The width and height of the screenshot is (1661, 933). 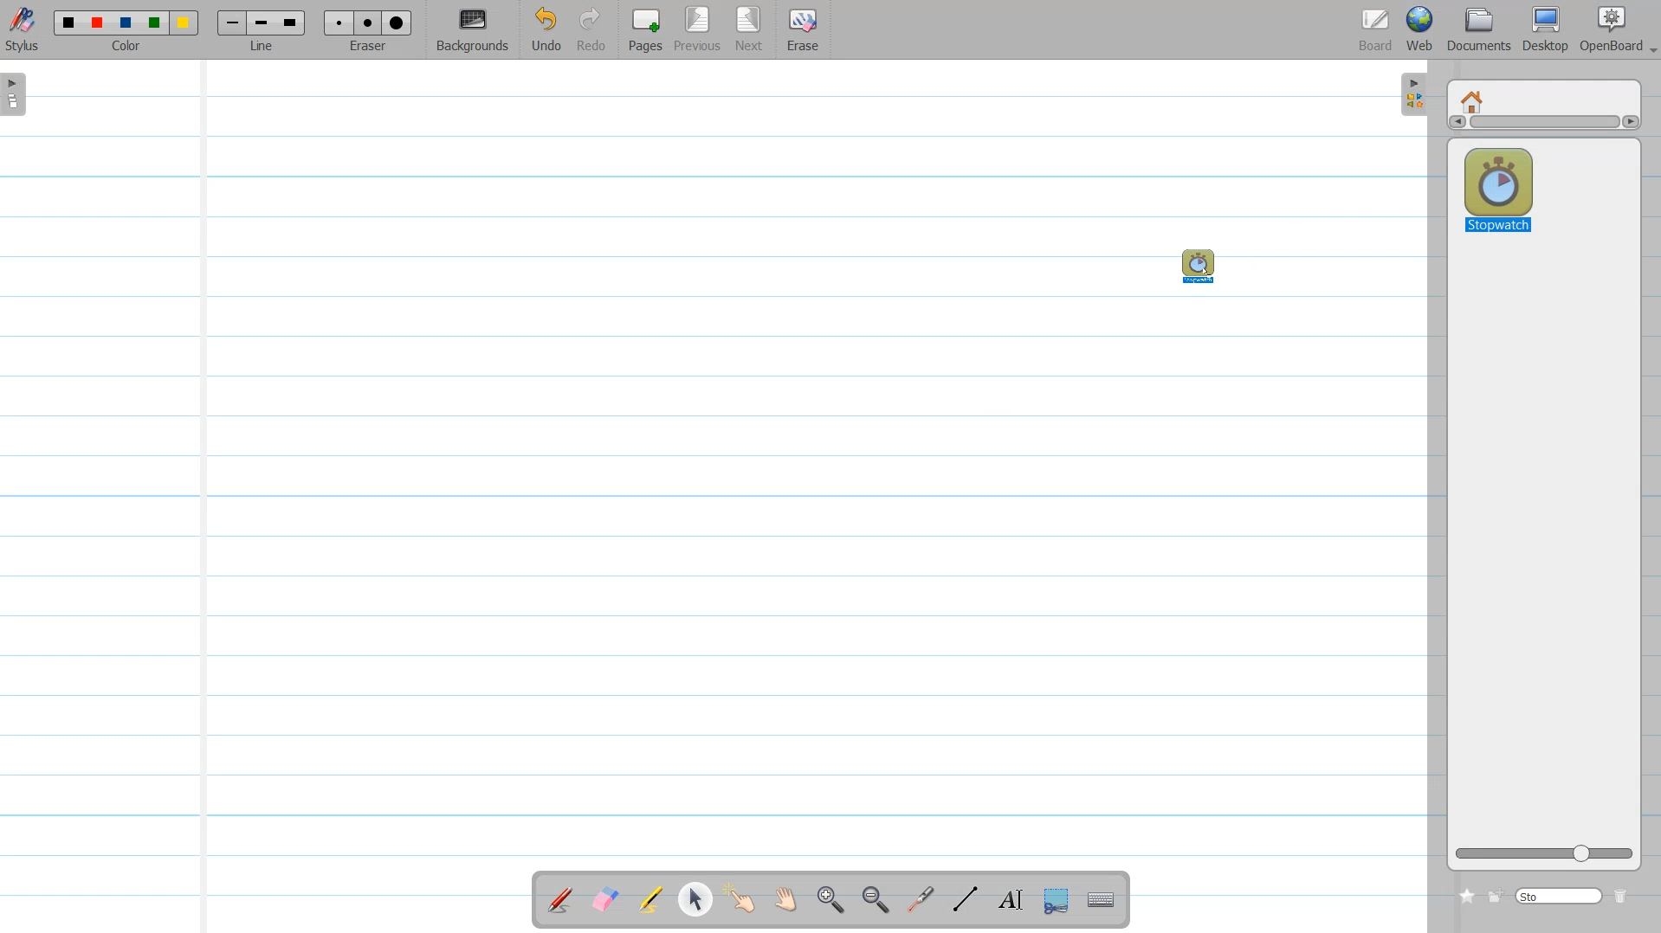 What do you see at coordinates (262, 30) in the screenshot?
I see `Line` at bounding box center [262, 30].